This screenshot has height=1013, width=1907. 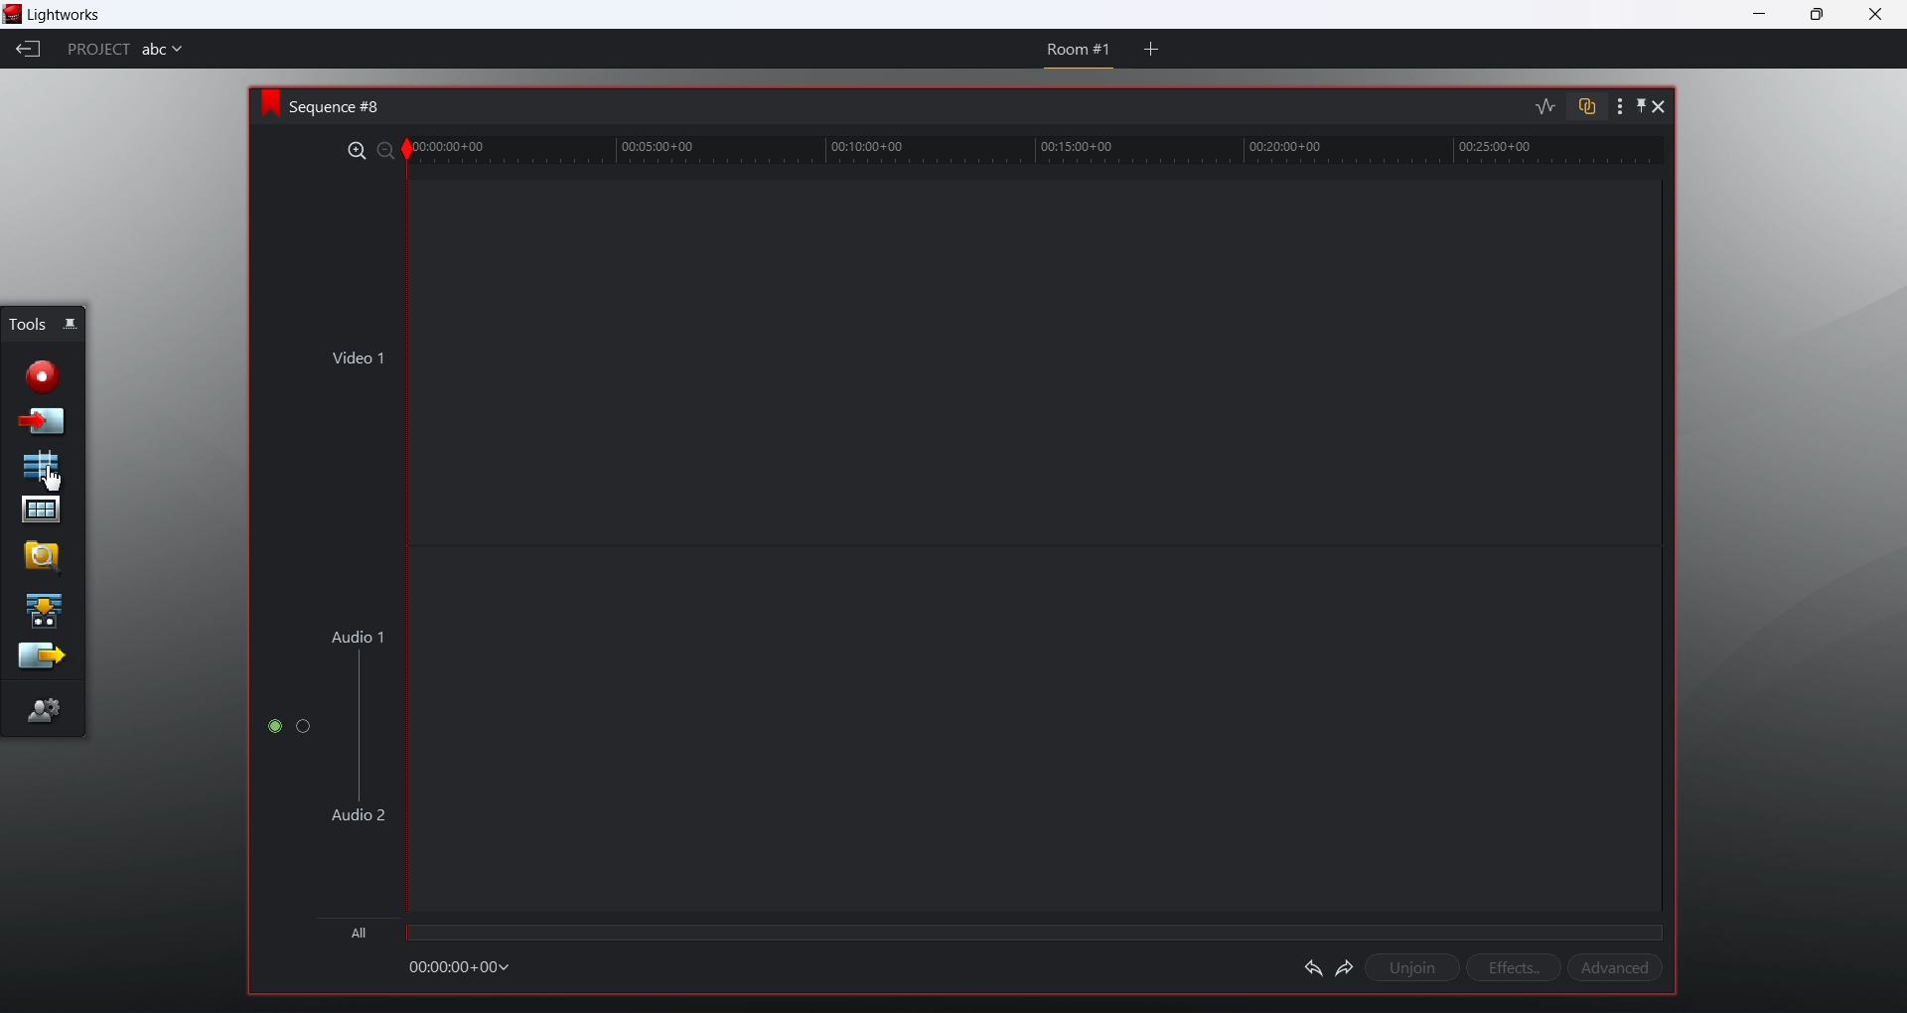 What do you see at coordinates (380, 151) in the screenshot?
I see `zoom out` at bounding box center [380, 151].